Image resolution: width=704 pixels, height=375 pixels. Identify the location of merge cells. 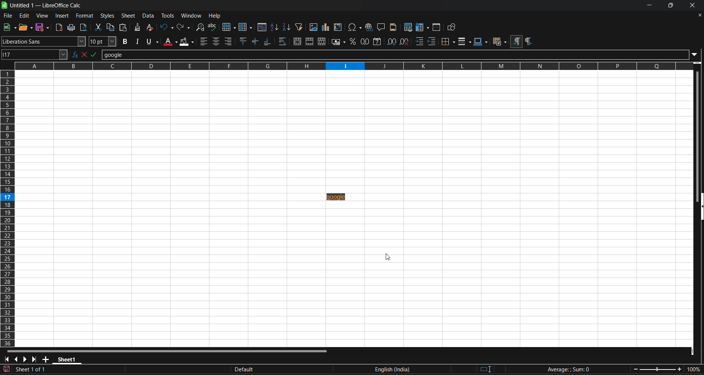
(309, 41).